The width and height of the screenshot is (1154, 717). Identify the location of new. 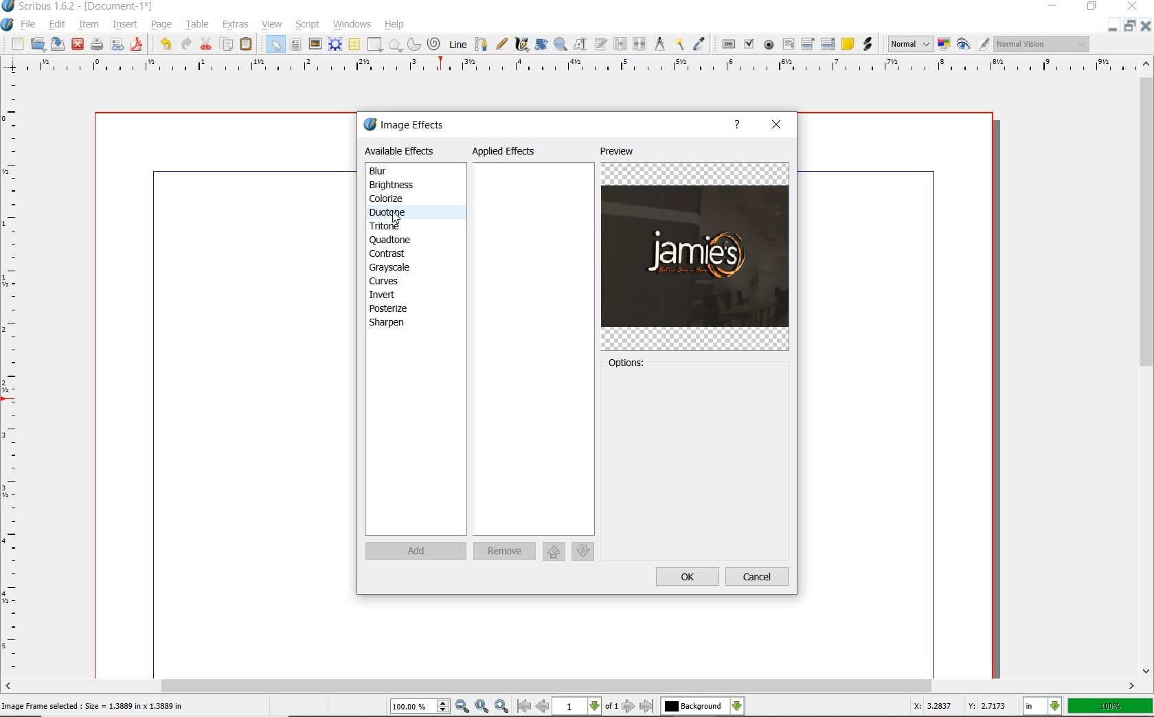
(18, 45).